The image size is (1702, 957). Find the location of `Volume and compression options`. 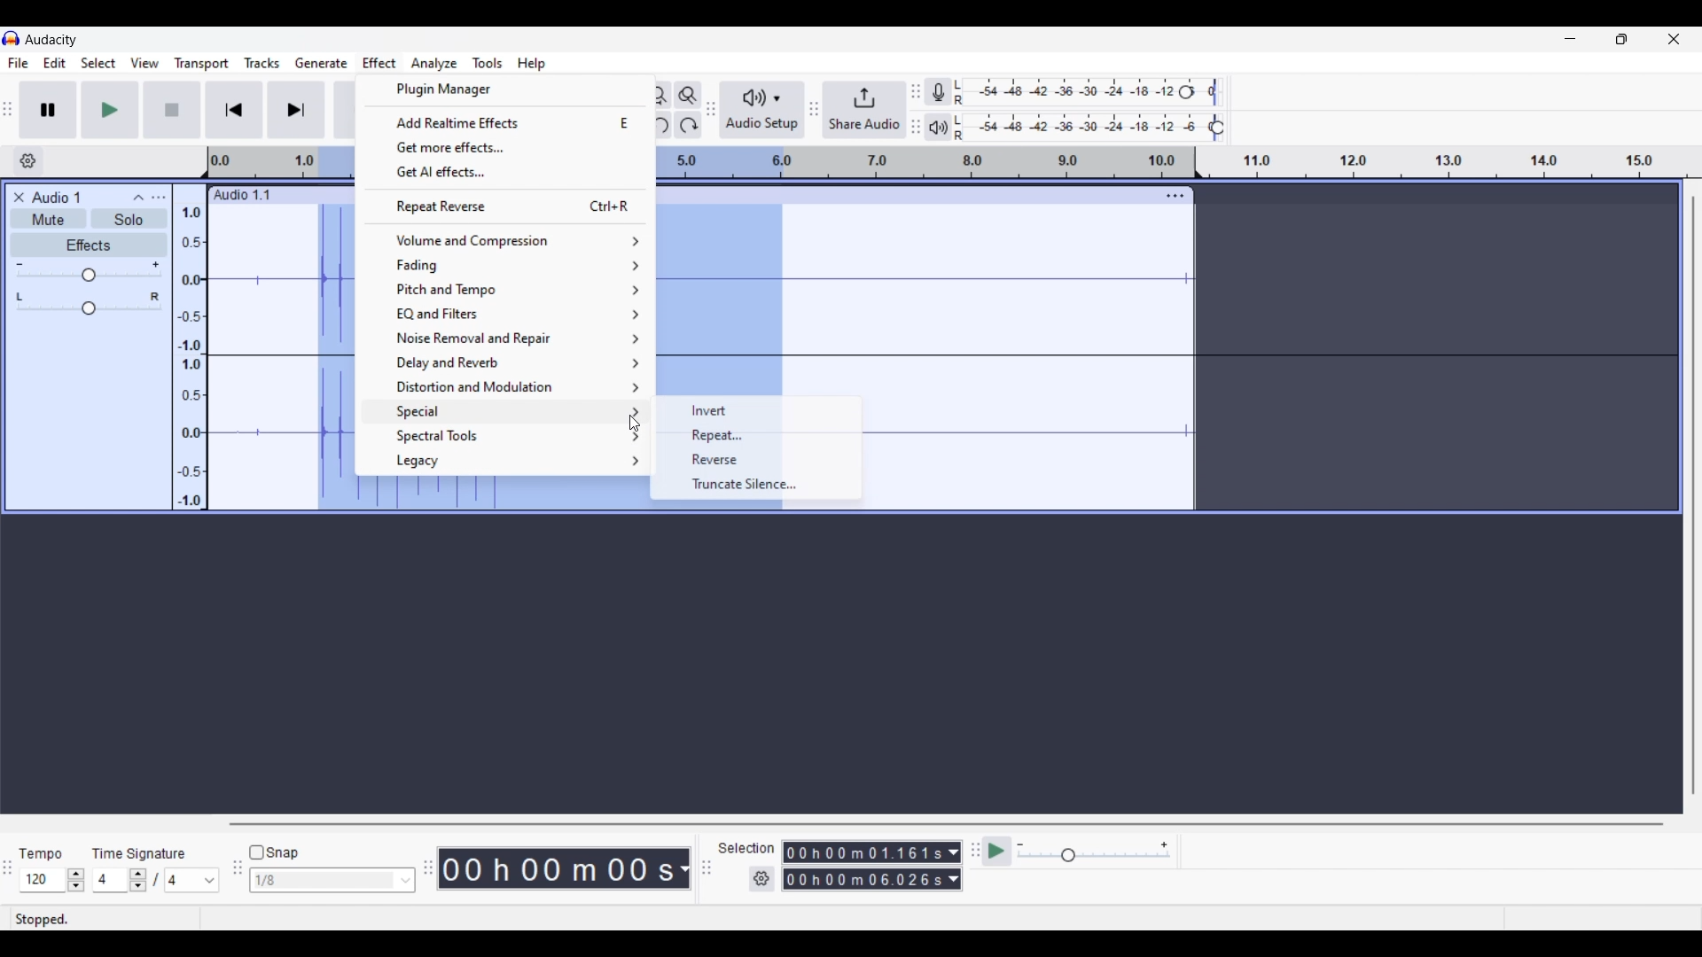

Volume and compression options is located at coordinates (504, 241).